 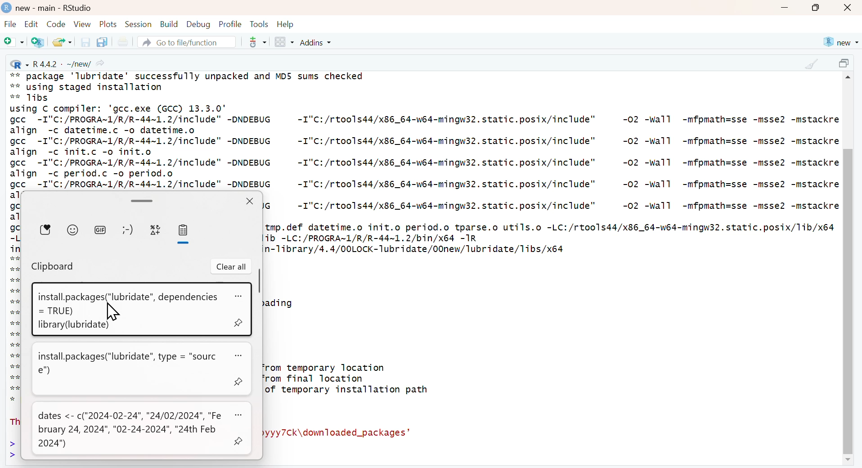 What do you see at coordinates (188, 75) in the screenshot?
I see `** package 'lubridate' successfully unpacked and MD5 sums checked` at bounding box center [188, 75].